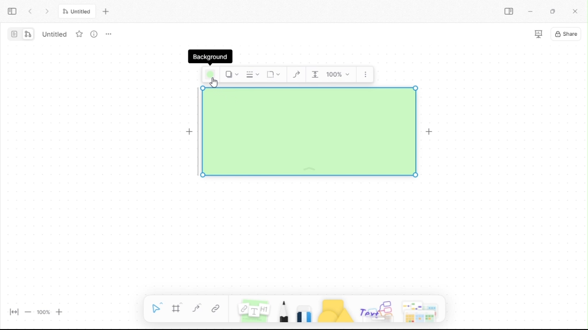 The height and width of the screenshot is (330, 588). Describe the element at coordinates (79, 33) in the screenshot. I see `favourite` at that location.